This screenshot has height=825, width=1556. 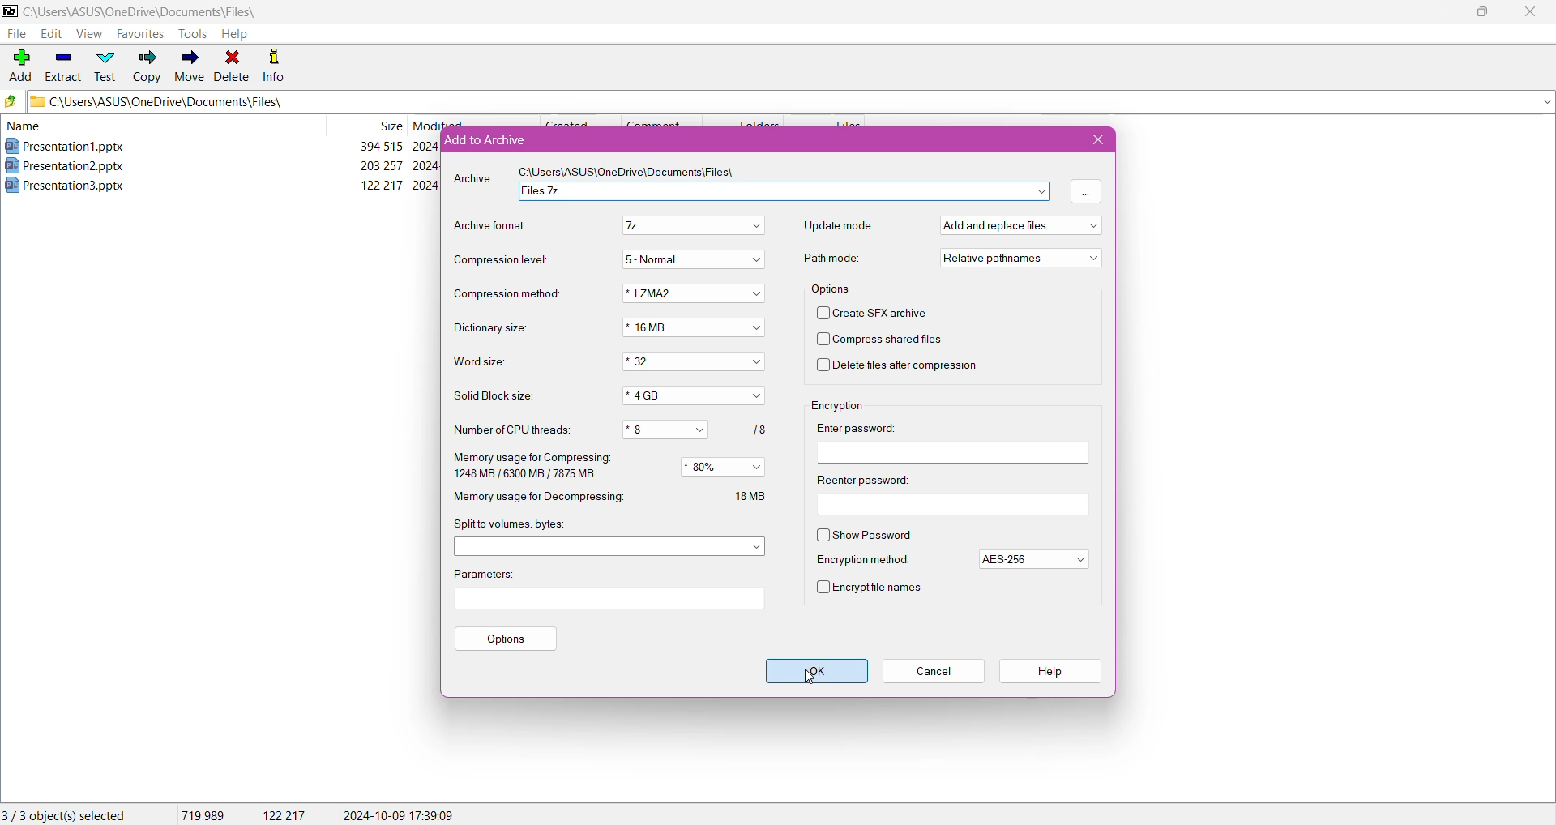 I want to click on Options, so click(x=508, y=637).